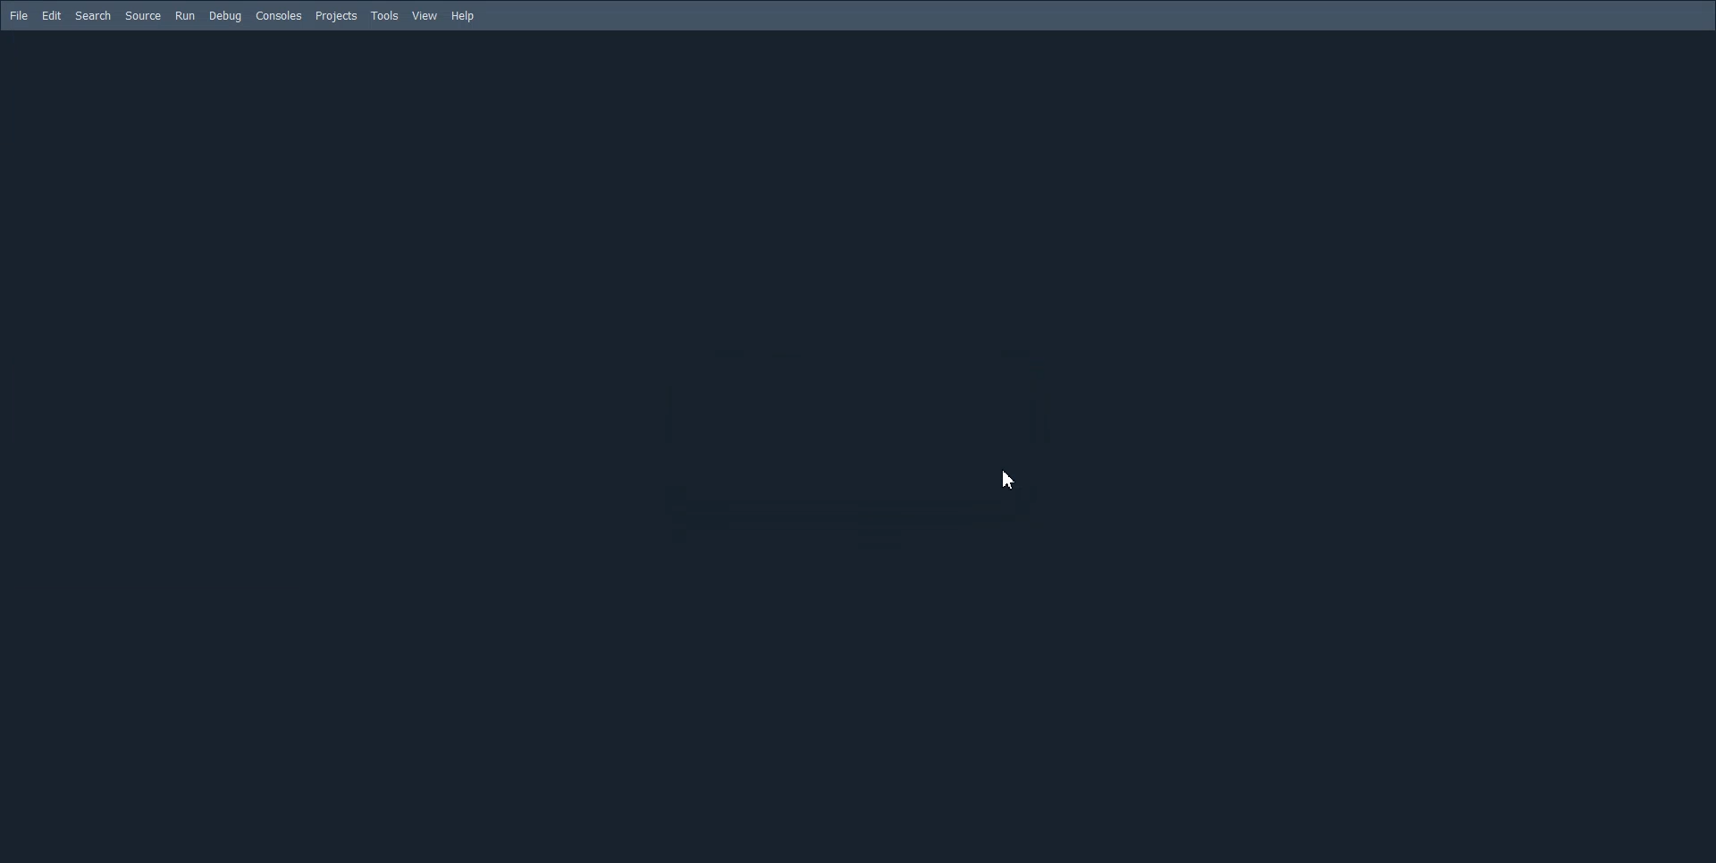 The width and height of the screenshot is (1716, 863). Describe the element at coordinates (93, 16) in the screenshot. I see `Search` at that location.